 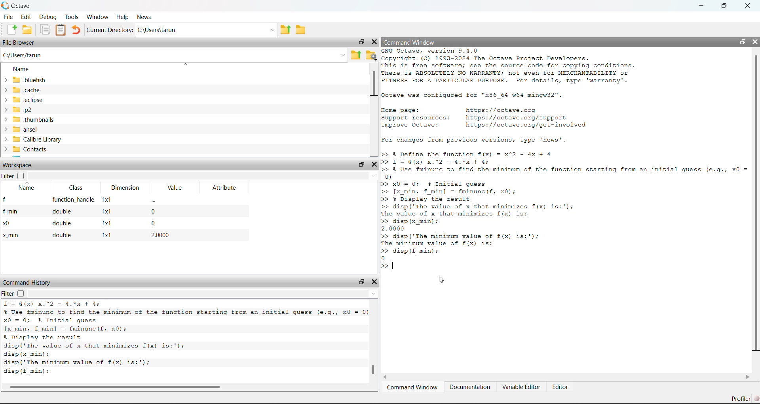 I want to click on Camera Window, so click(x=413, y=386).